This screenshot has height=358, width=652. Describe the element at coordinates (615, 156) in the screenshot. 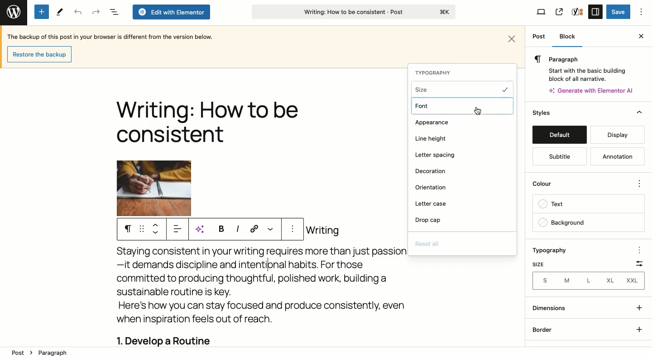

I see `Annotation` at that location.